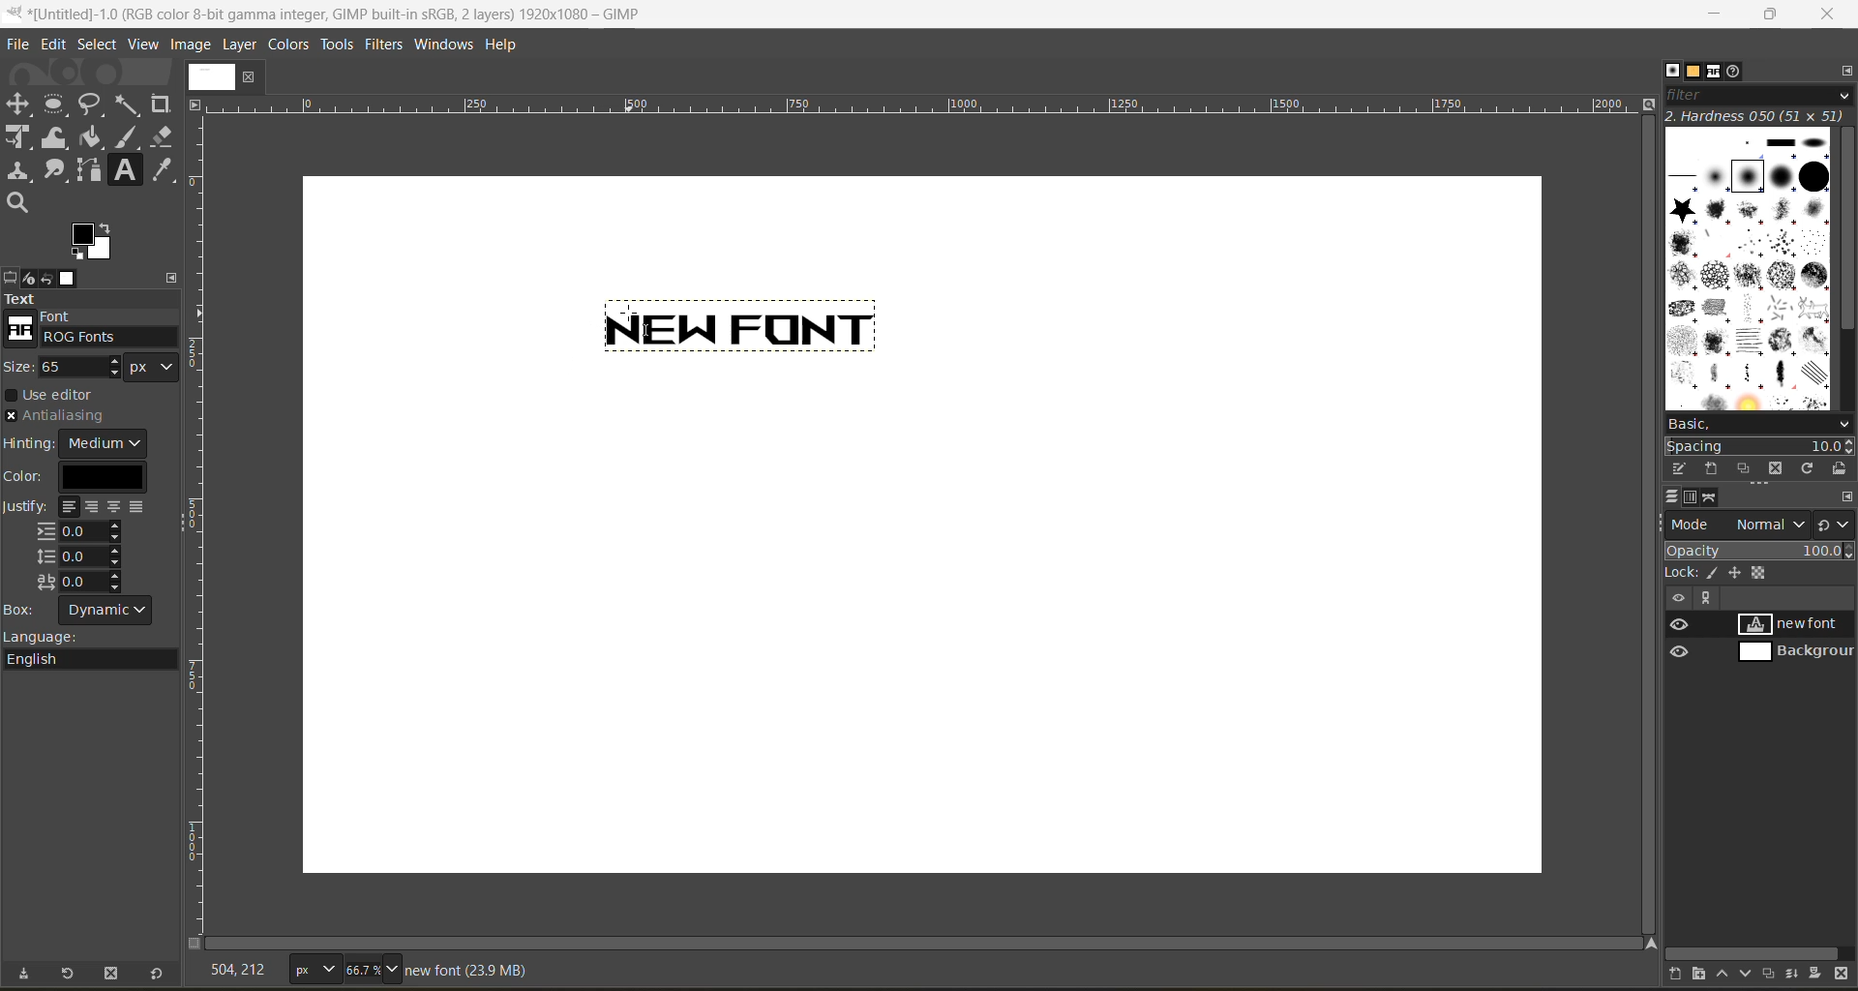  I want to click on delete tool preset, so click(113, 972).